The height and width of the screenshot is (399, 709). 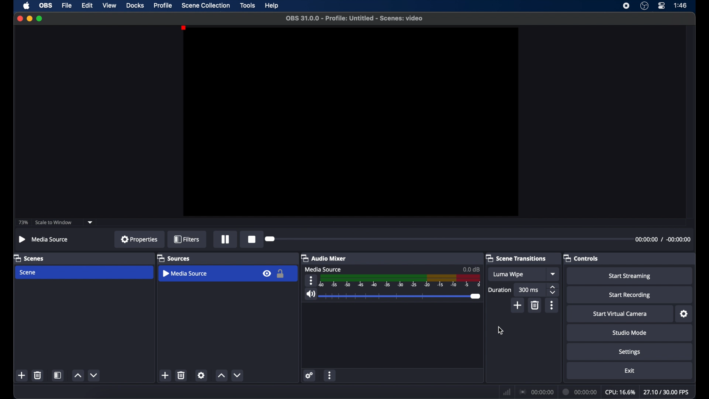 What do you see at coordinates (518, 305) in the screenshot?
I see `add` at bounding box center [518, 305].